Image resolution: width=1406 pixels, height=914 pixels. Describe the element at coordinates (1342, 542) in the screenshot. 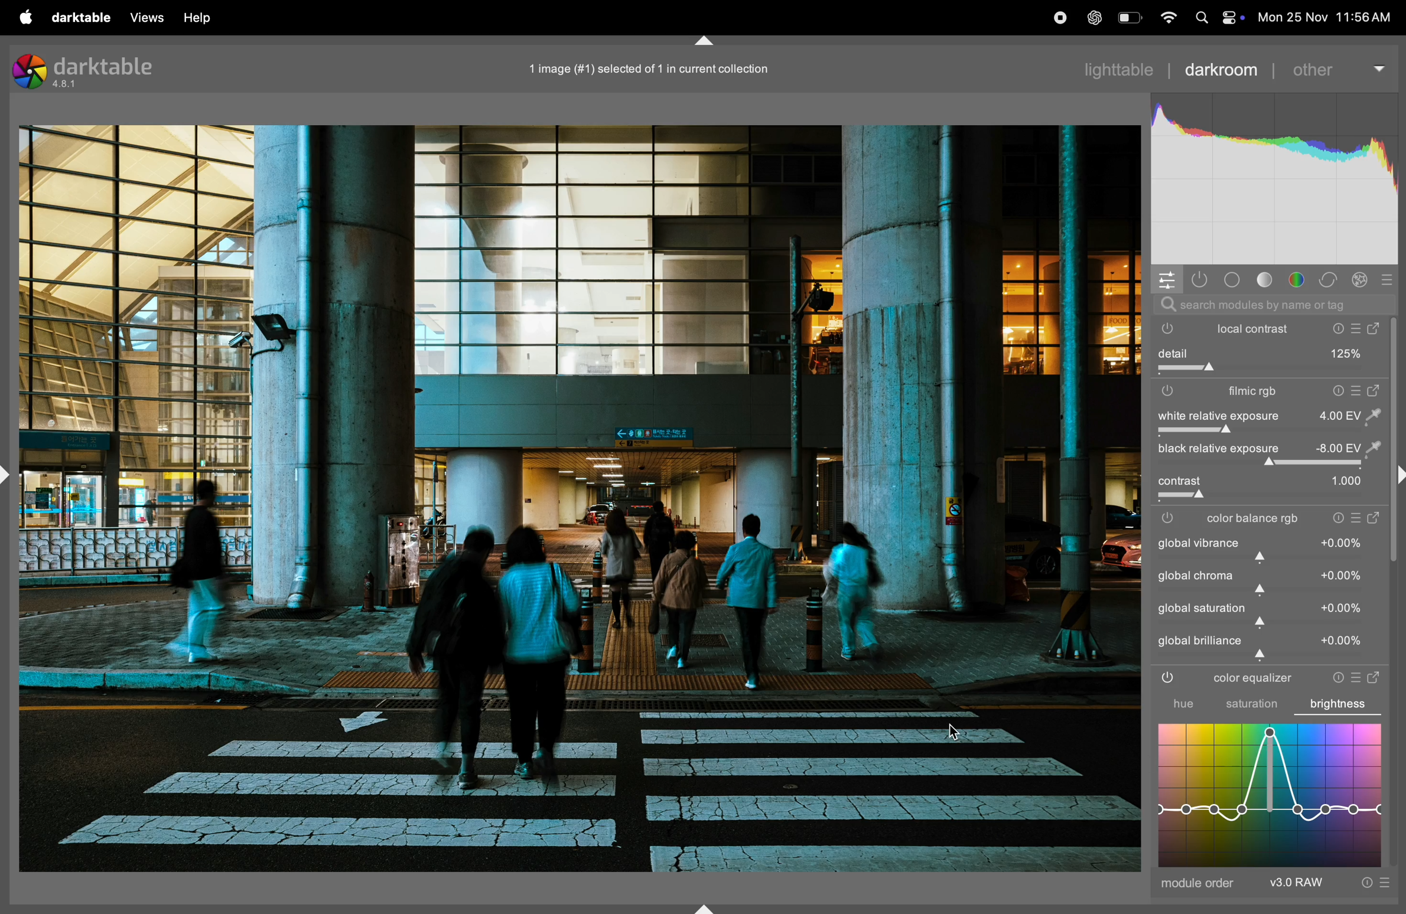

I see `value` at that location.